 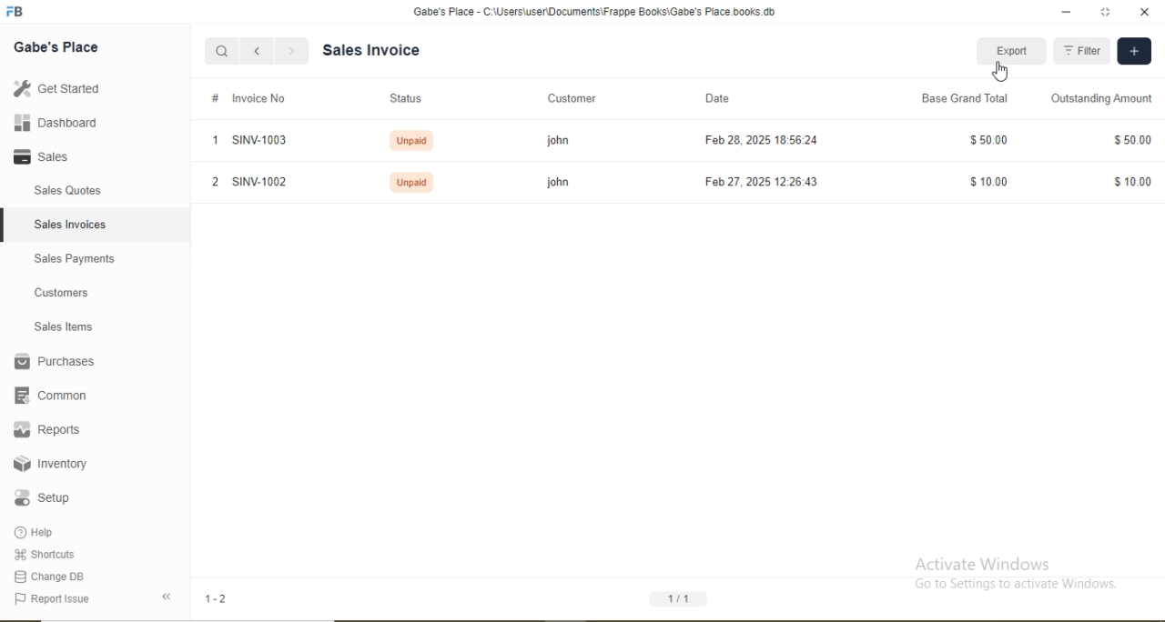 What do you see at coordinates (68, 327) in the screenshot?
I see `Sales Items` at bounding box center [68, 327].